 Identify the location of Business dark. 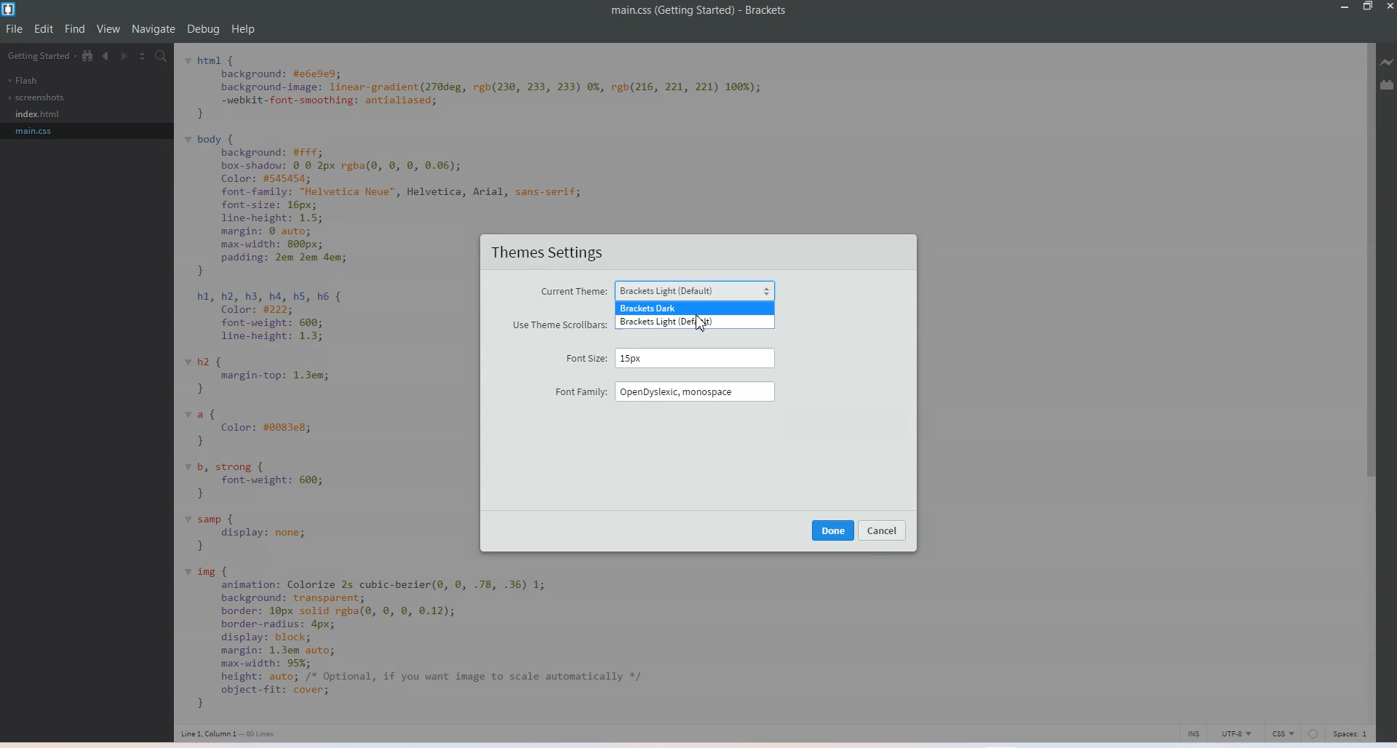
(694, 307).